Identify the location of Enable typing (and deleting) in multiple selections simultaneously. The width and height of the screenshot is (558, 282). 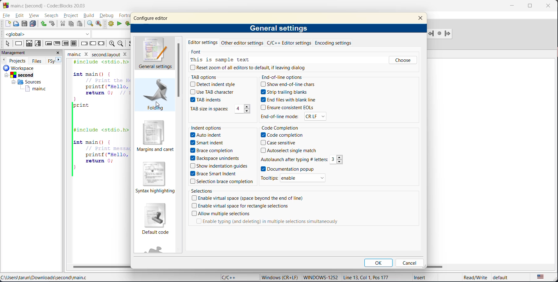
(270, 222).